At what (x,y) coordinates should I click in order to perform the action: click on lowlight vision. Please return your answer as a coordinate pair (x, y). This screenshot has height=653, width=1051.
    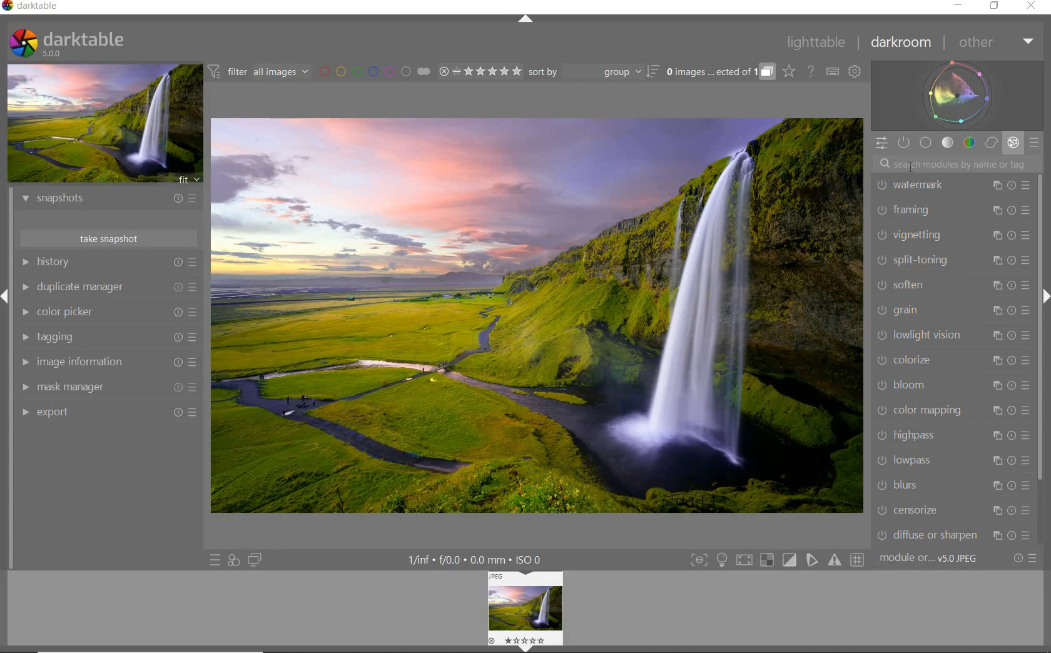
    Looking at the image, I should click on (953, 336).